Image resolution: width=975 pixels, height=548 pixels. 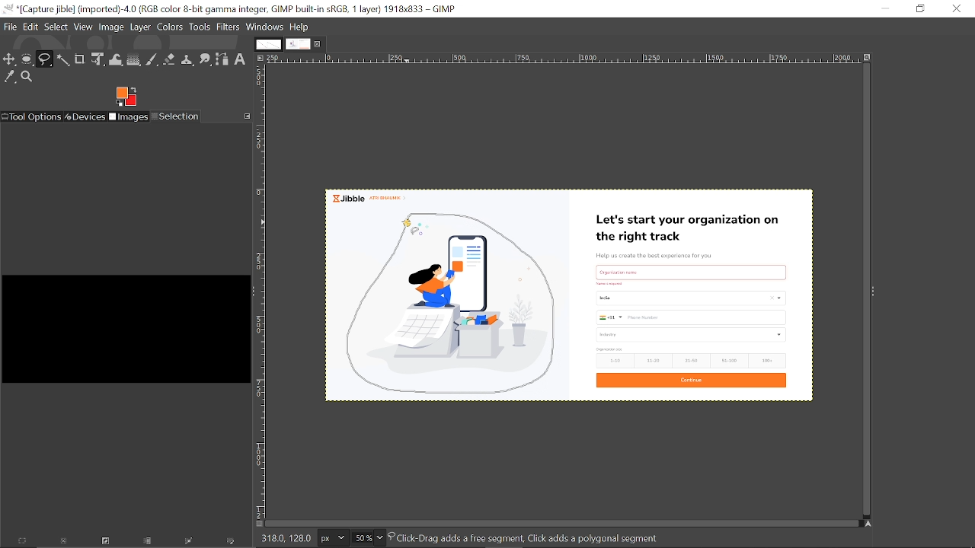 I want to click on Fuzzy text tool, so click(x=63, y=59).